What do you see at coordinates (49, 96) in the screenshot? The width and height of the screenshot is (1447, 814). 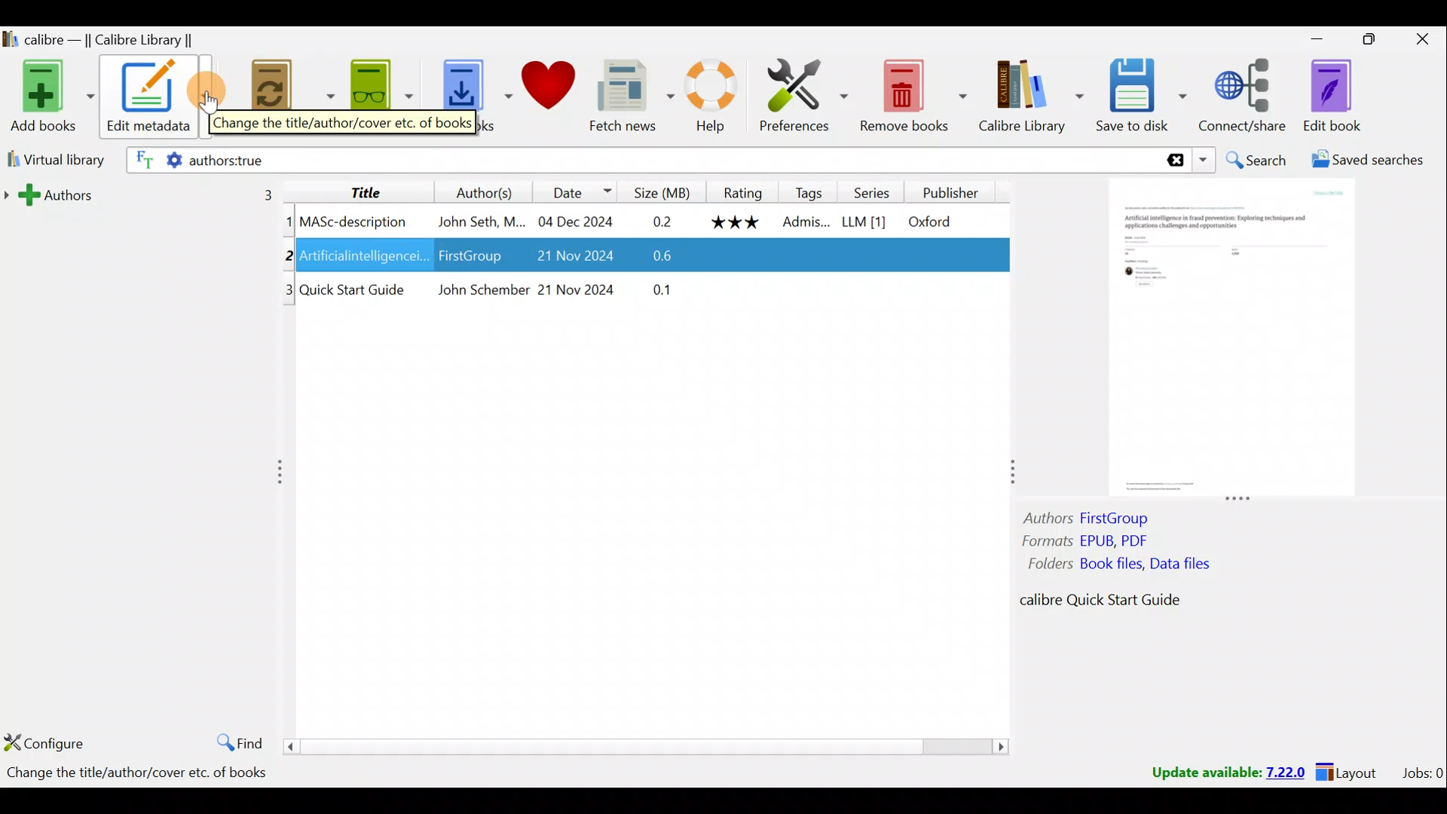 I see `Add books` at bounding box center [49, 96].